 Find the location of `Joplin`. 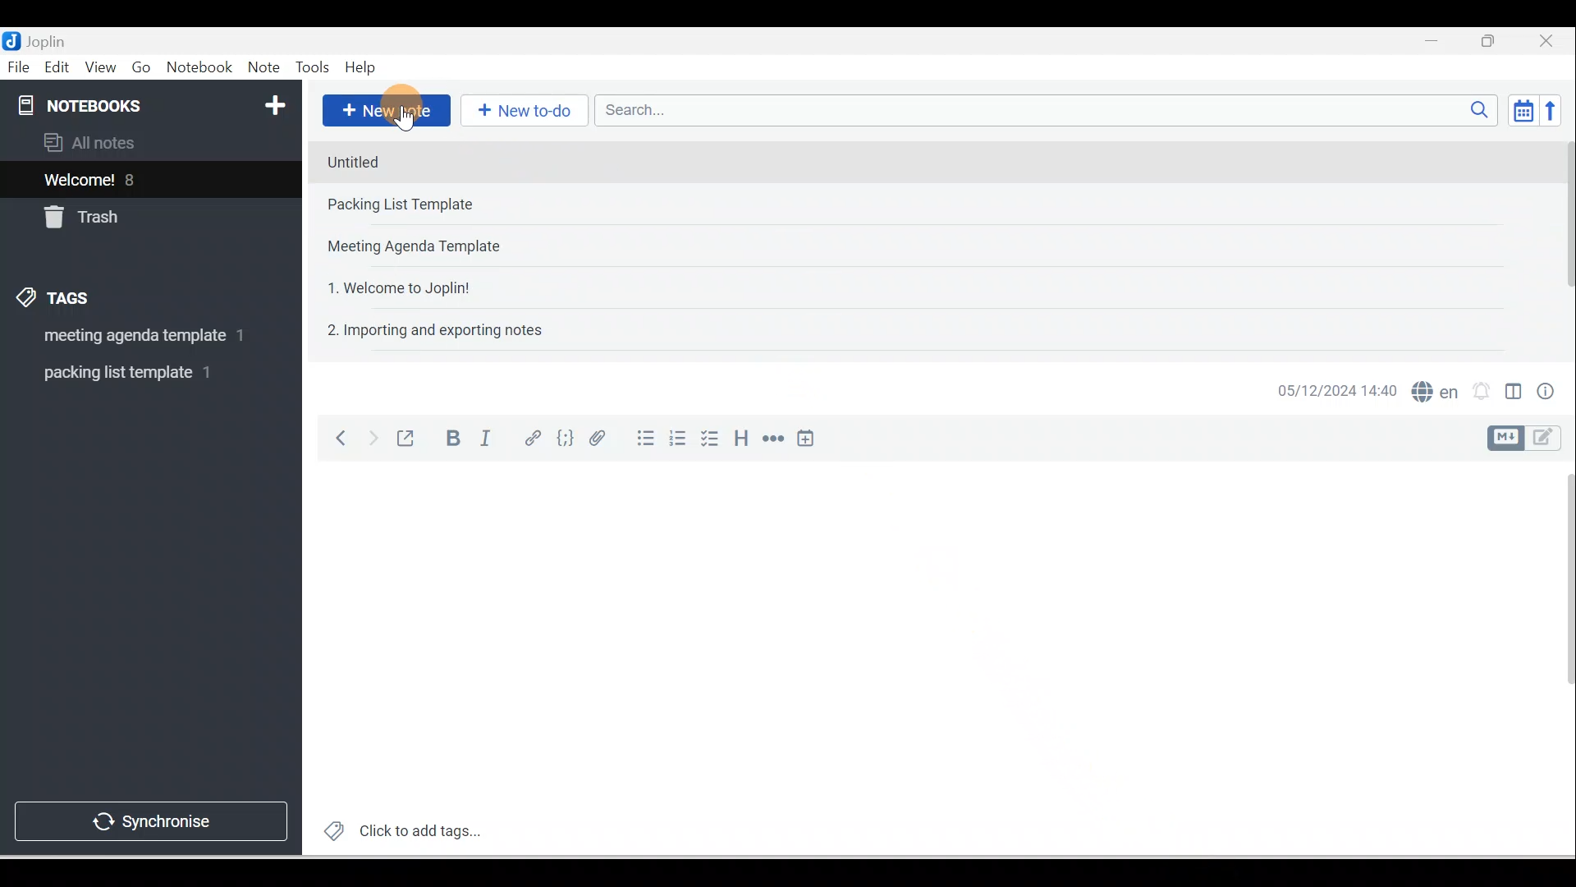

Joplin is located at coordinates (50, 39).